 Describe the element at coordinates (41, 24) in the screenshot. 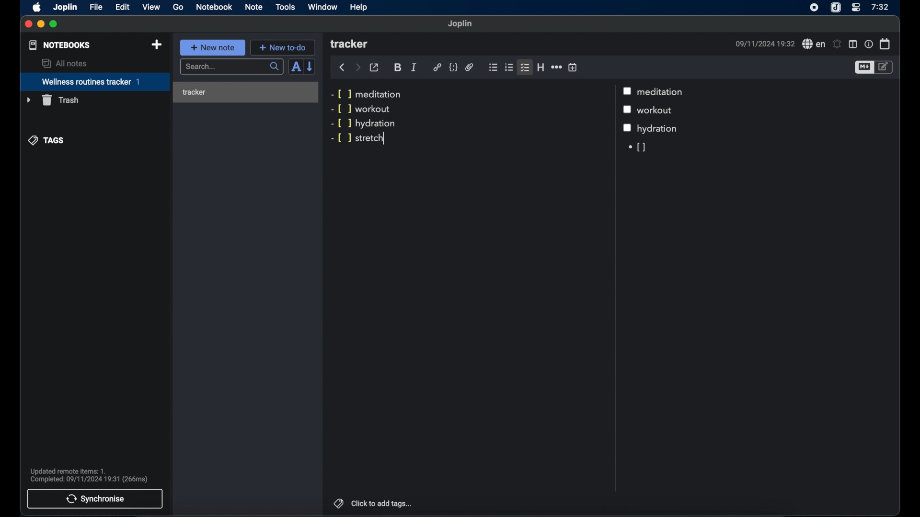

I see `minimize` at that location.